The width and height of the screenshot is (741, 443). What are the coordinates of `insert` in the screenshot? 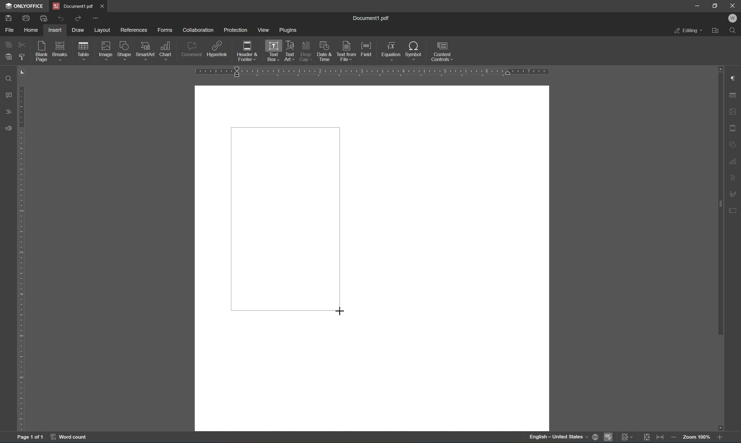 It's located at (54, 30).